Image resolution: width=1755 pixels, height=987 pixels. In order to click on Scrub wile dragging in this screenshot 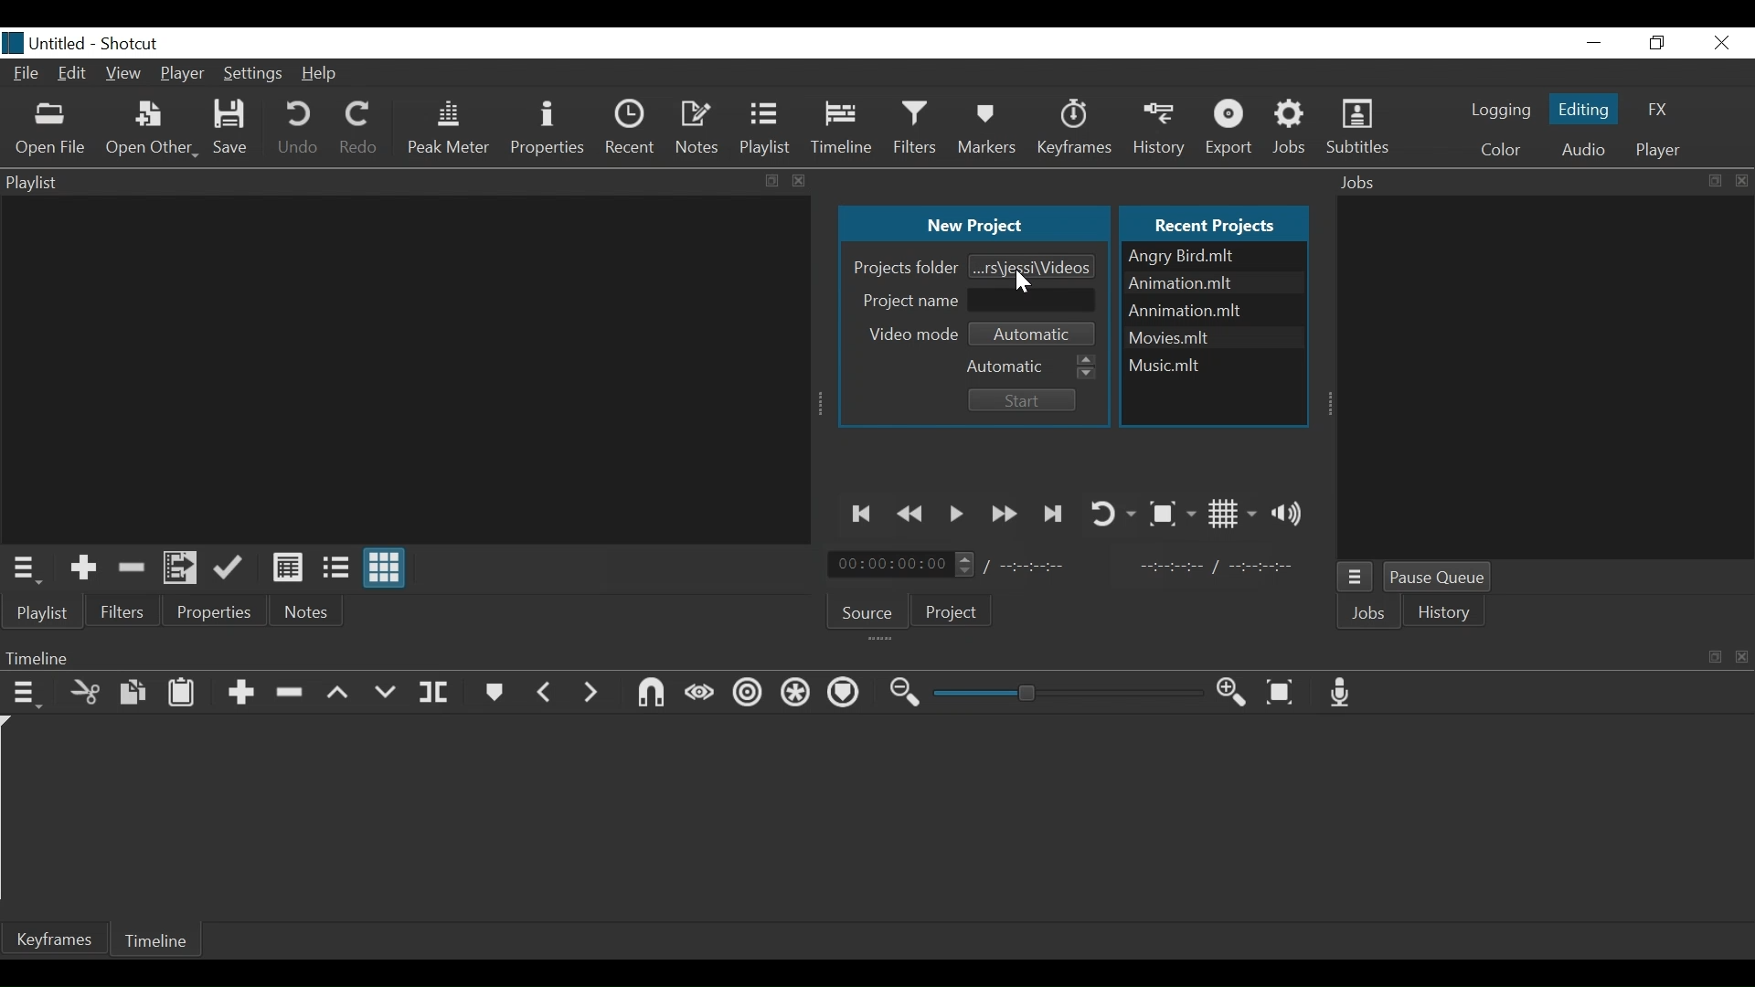, I will do `click(698, 693)`.